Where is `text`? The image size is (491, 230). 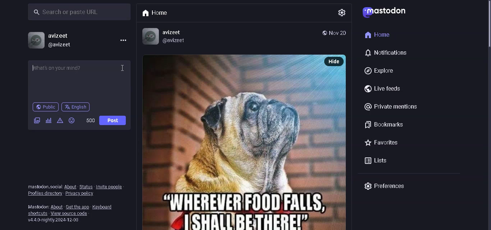
text is located at coordinates (35, 207).